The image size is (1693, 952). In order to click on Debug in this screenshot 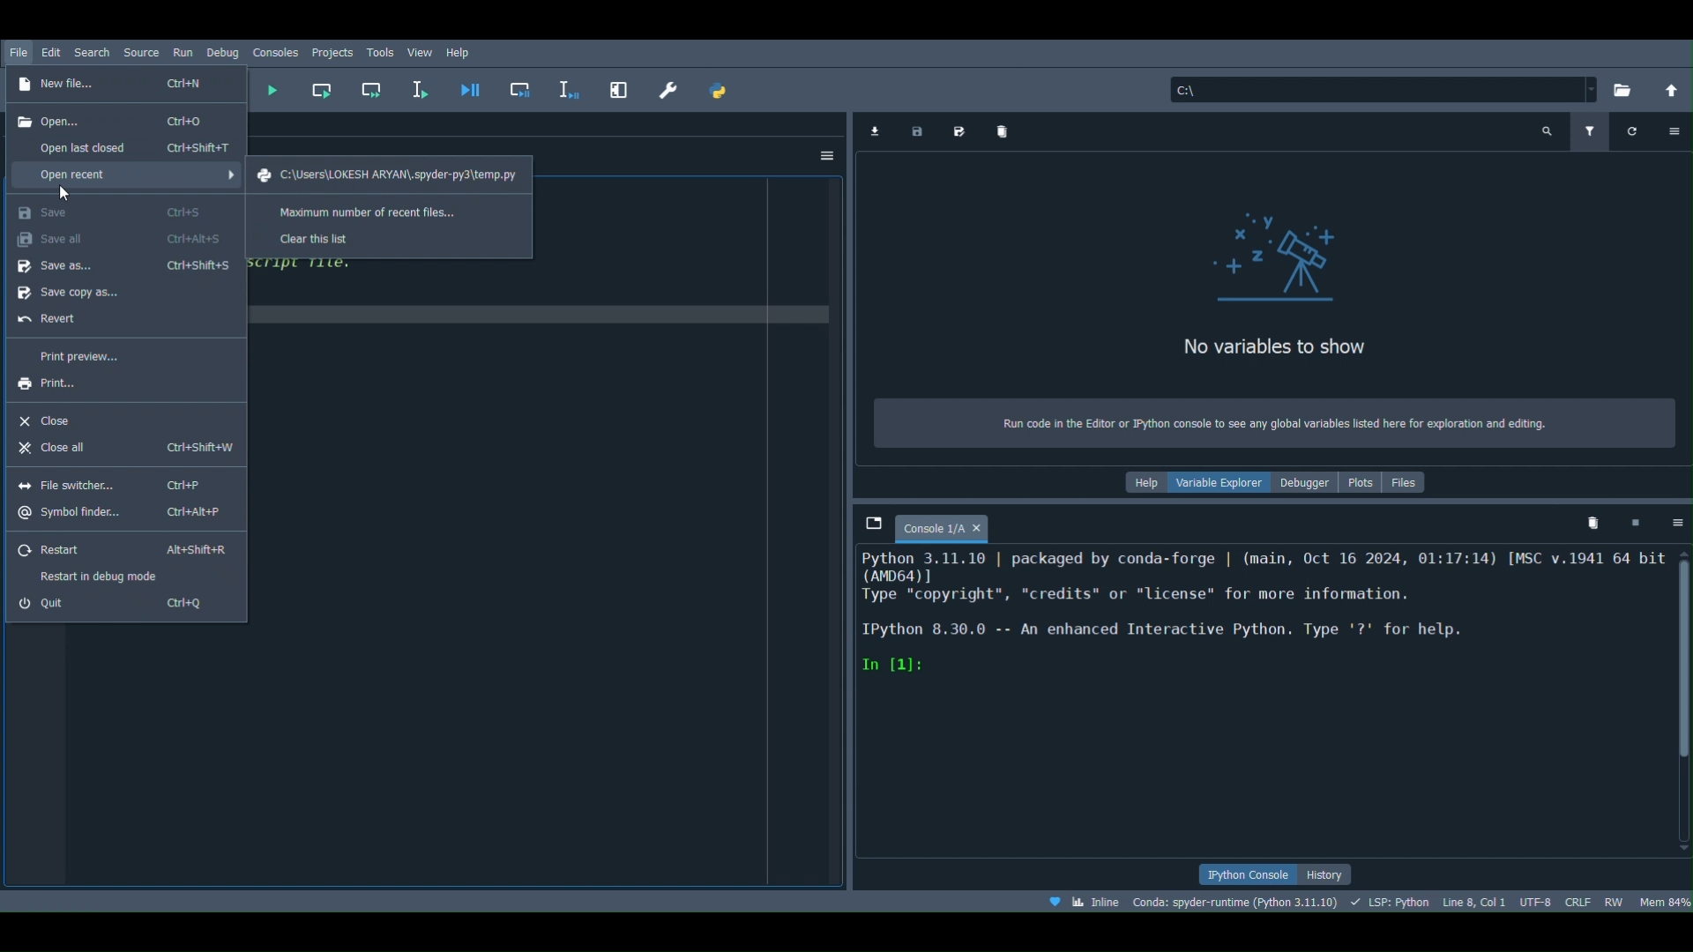, I will do `click(223, 52)`.